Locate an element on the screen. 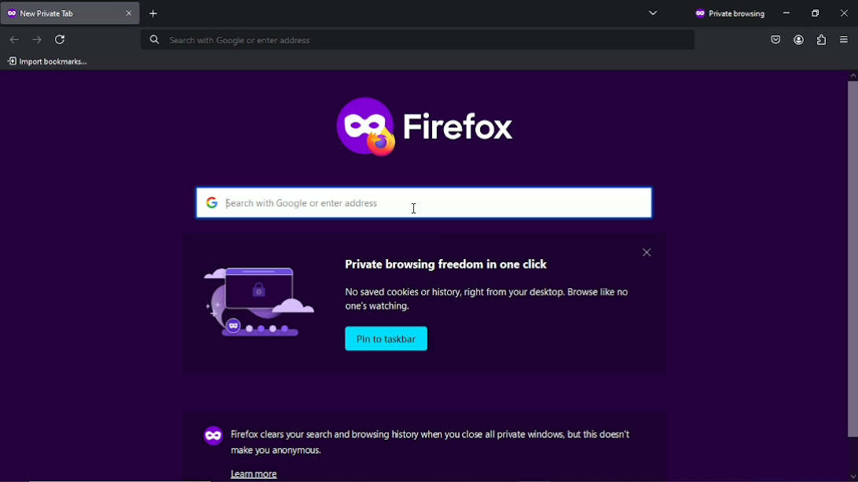 The image size is (858, 482). add tab is located at coordinates (160, 13).